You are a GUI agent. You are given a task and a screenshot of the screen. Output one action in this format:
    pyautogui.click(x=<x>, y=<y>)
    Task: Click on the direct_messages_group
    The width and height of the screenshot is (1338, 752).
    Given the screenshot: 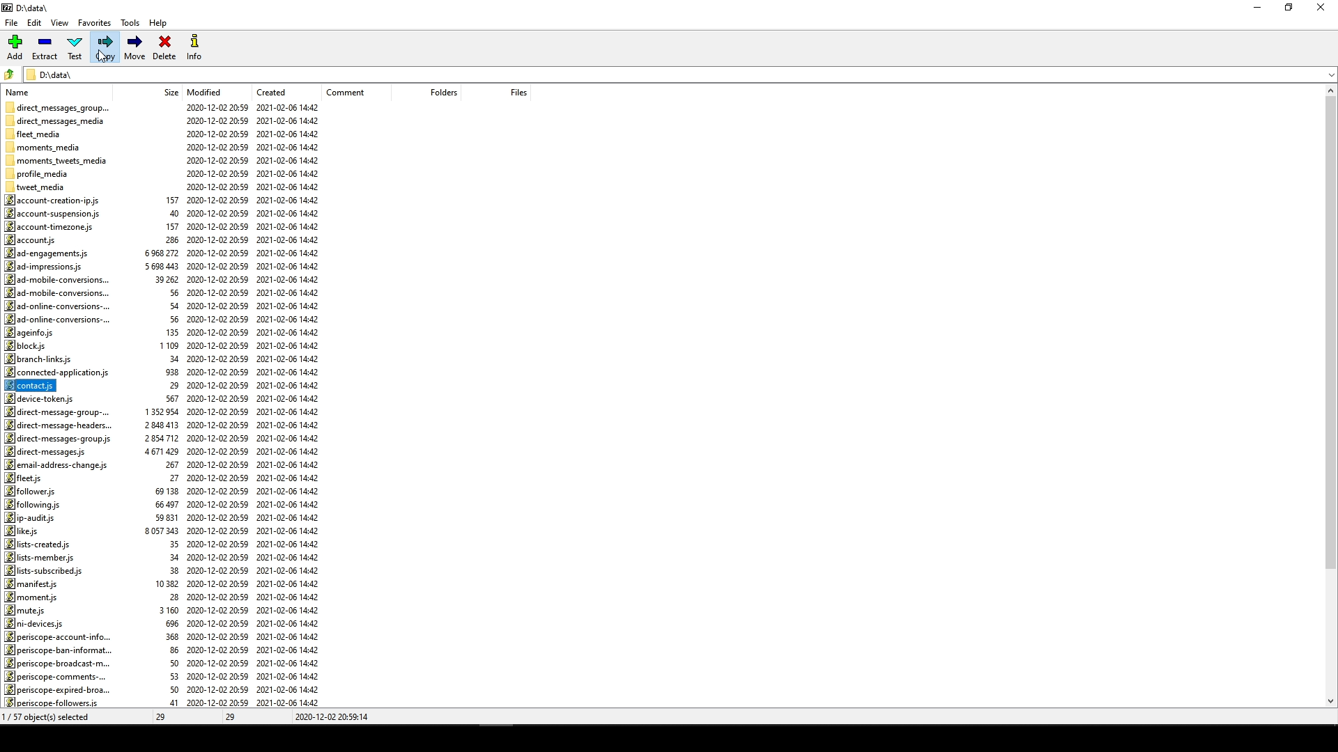 What is the action you would take?
    pyautogui.click(x=59, y=106)
    